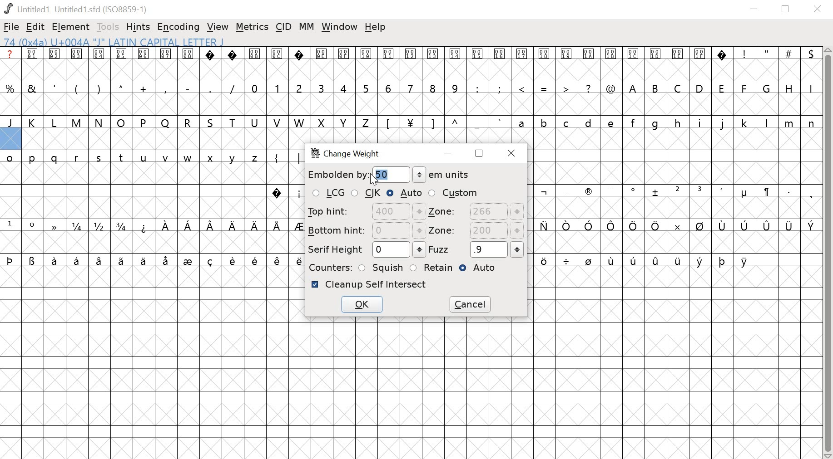 The height and width of the screenshot is (459, 833). What do you see at coordinates (11, 27) in the screenshot?
I see `FILE` at bounding box center [11, 27].